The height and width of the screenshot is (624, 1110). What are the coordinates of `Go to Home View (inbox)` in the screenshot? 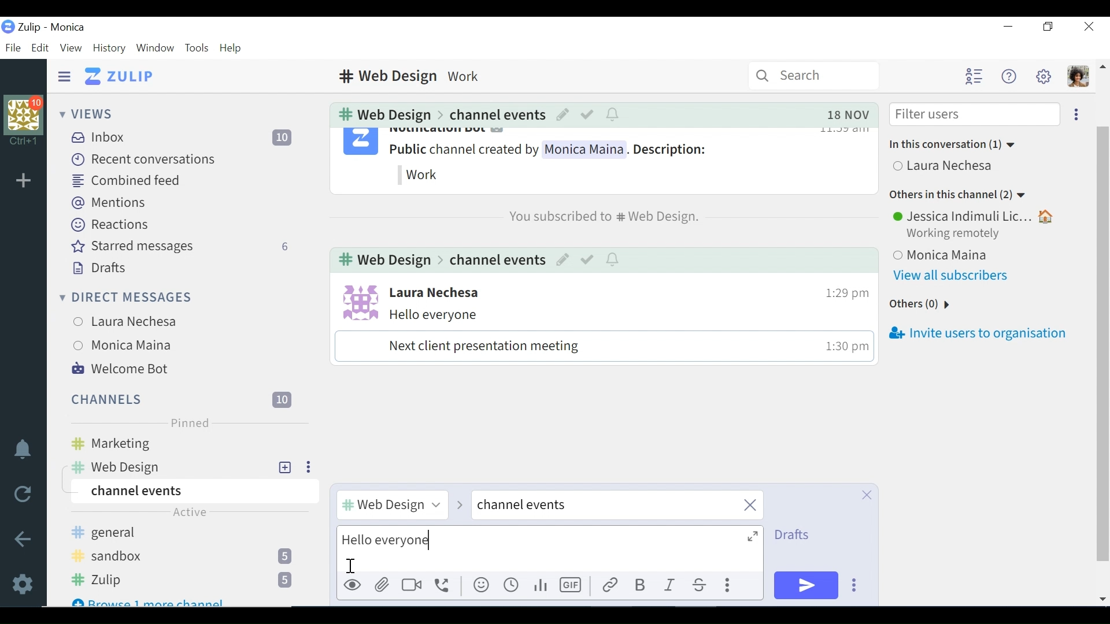 It's located at (121, 77).